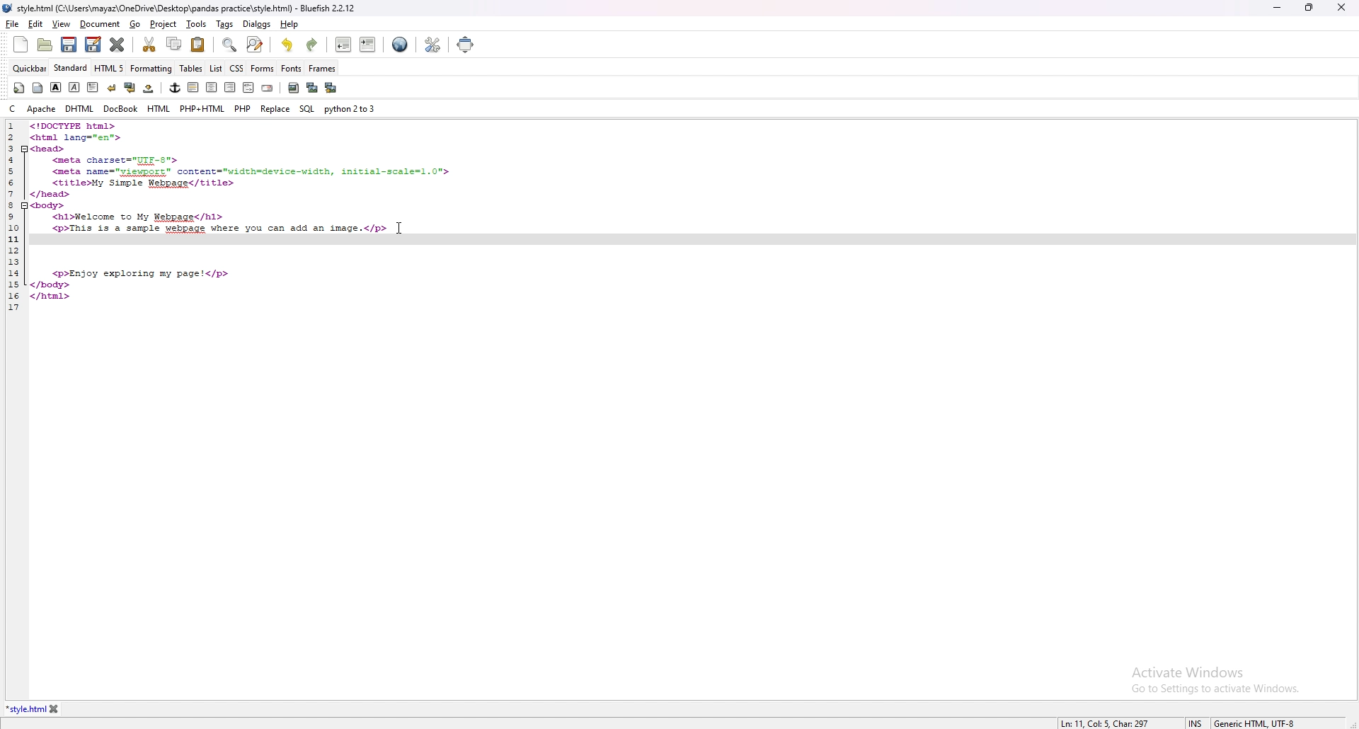 Image resolution: width=1359 pixels, height=729 pixels. I want to click on frames, so click(322, 68).